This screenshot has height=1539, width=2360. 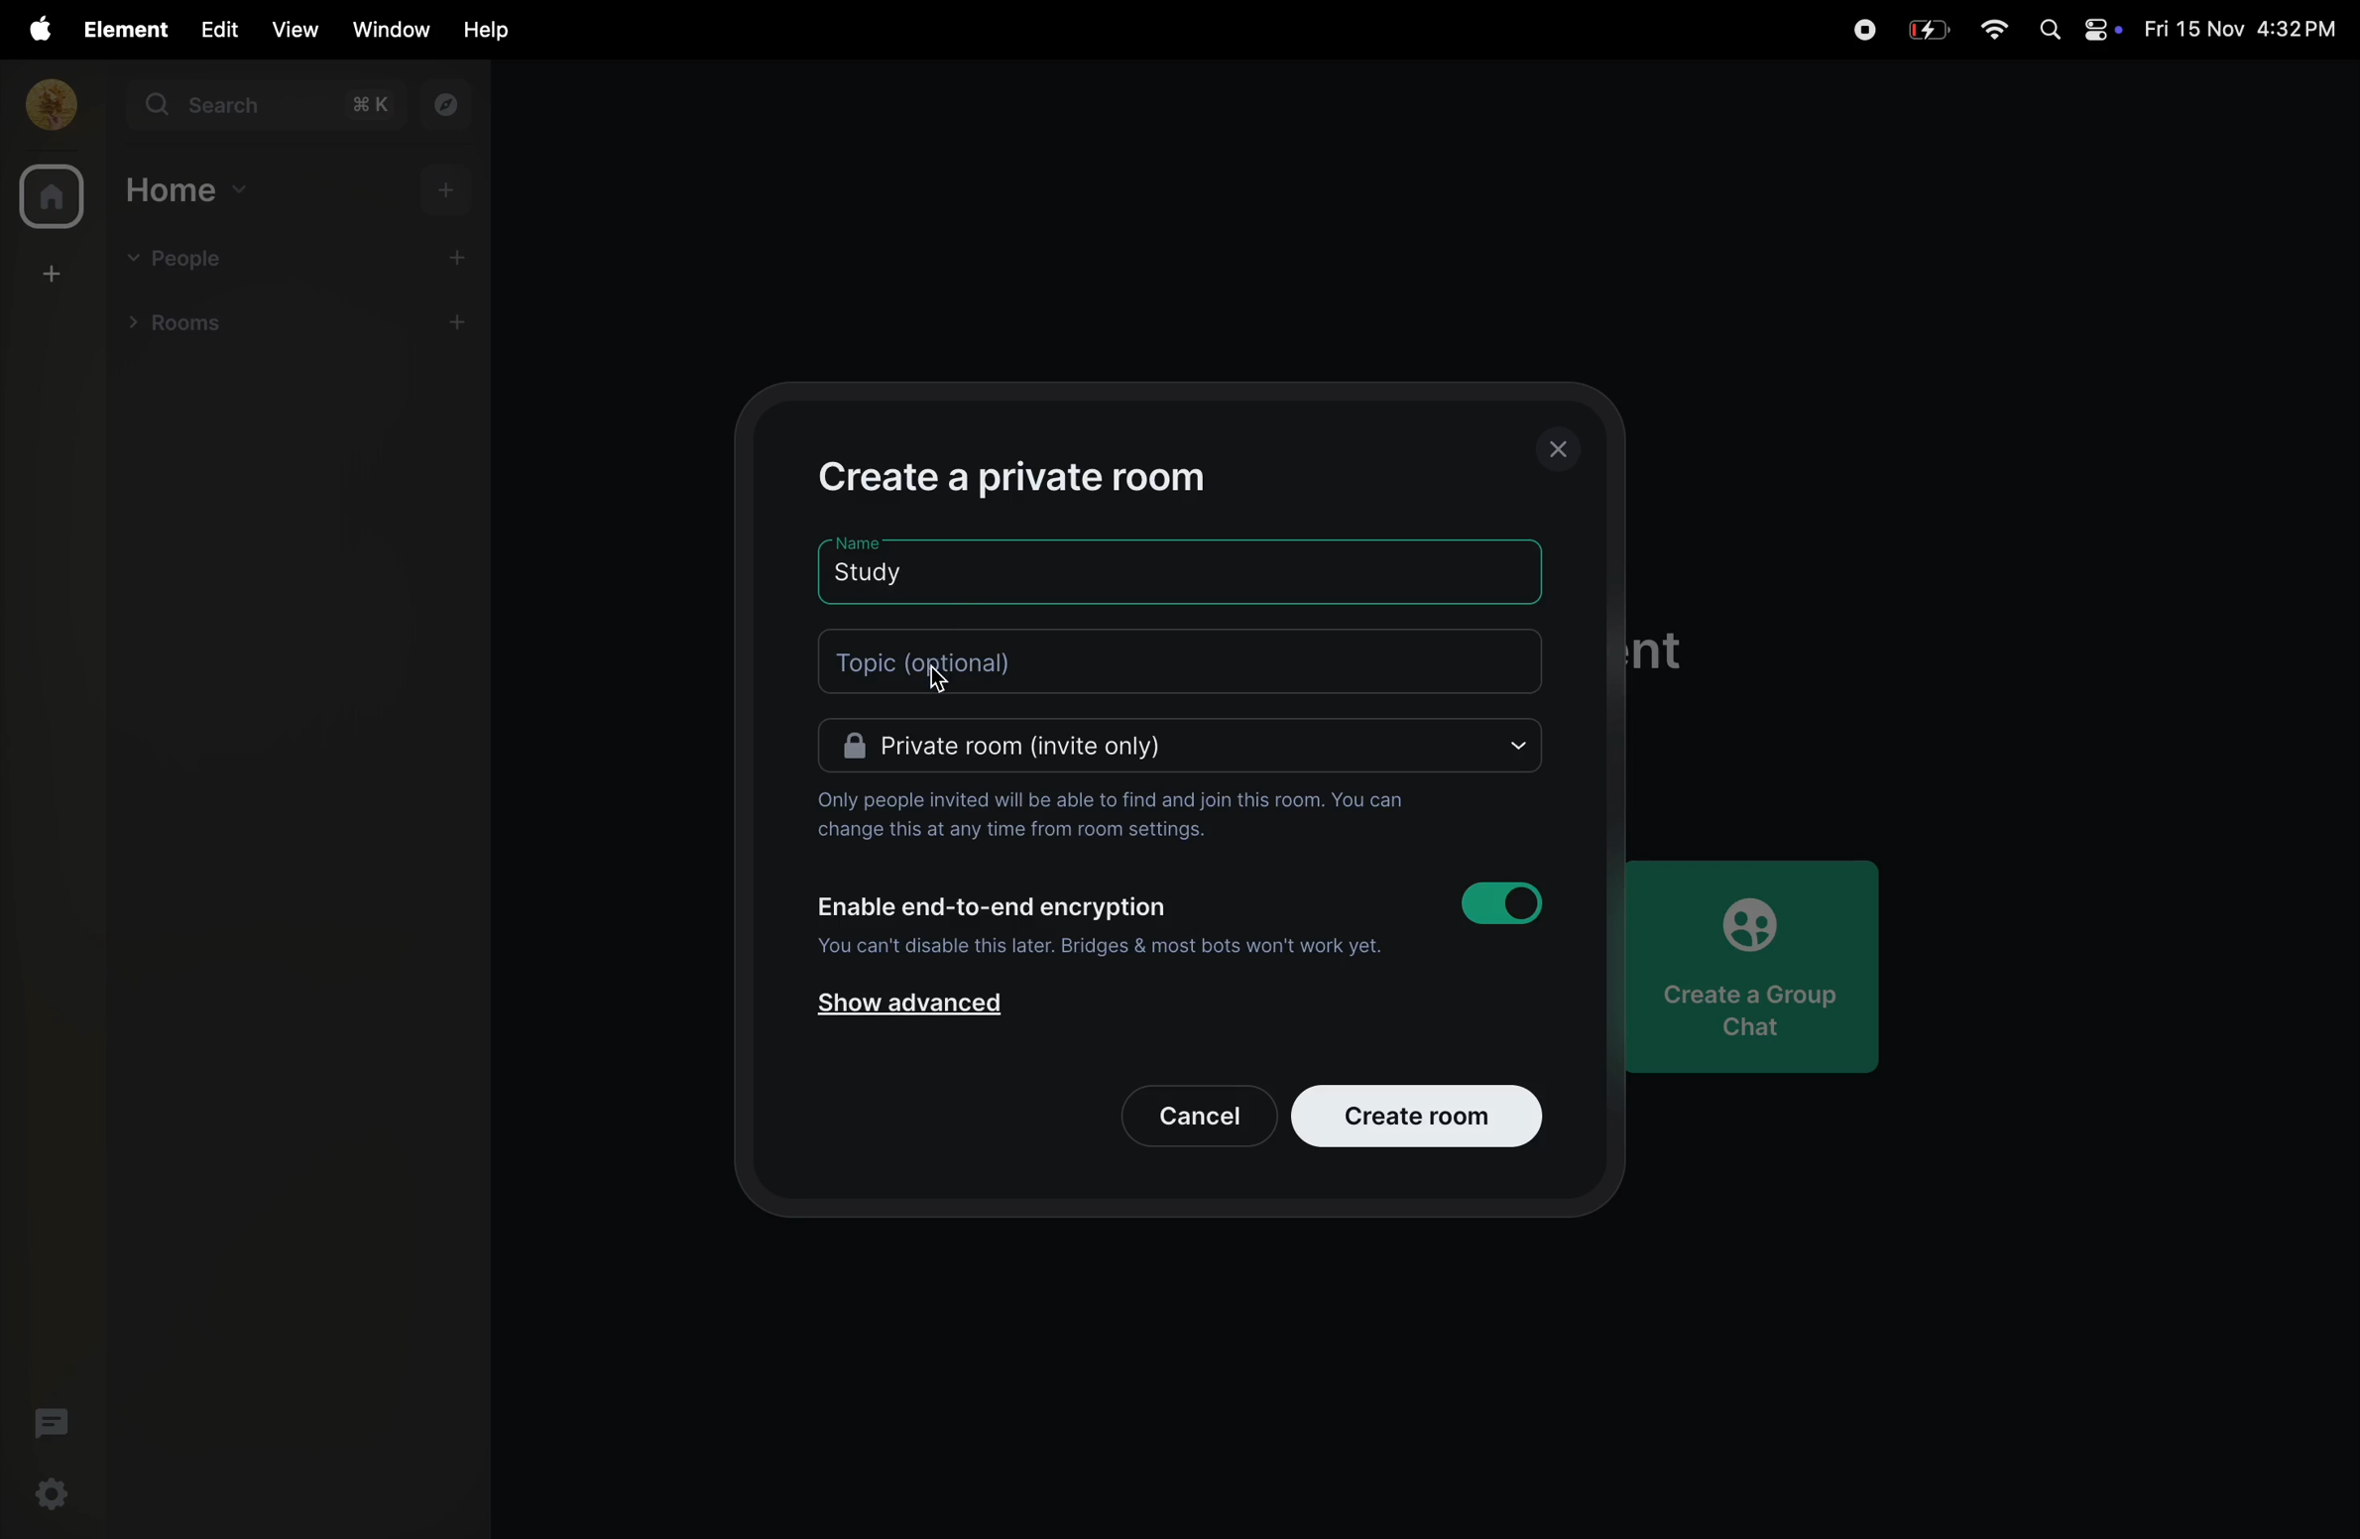 I want to click on only invited people can join them, so click(x=1112, y=814).